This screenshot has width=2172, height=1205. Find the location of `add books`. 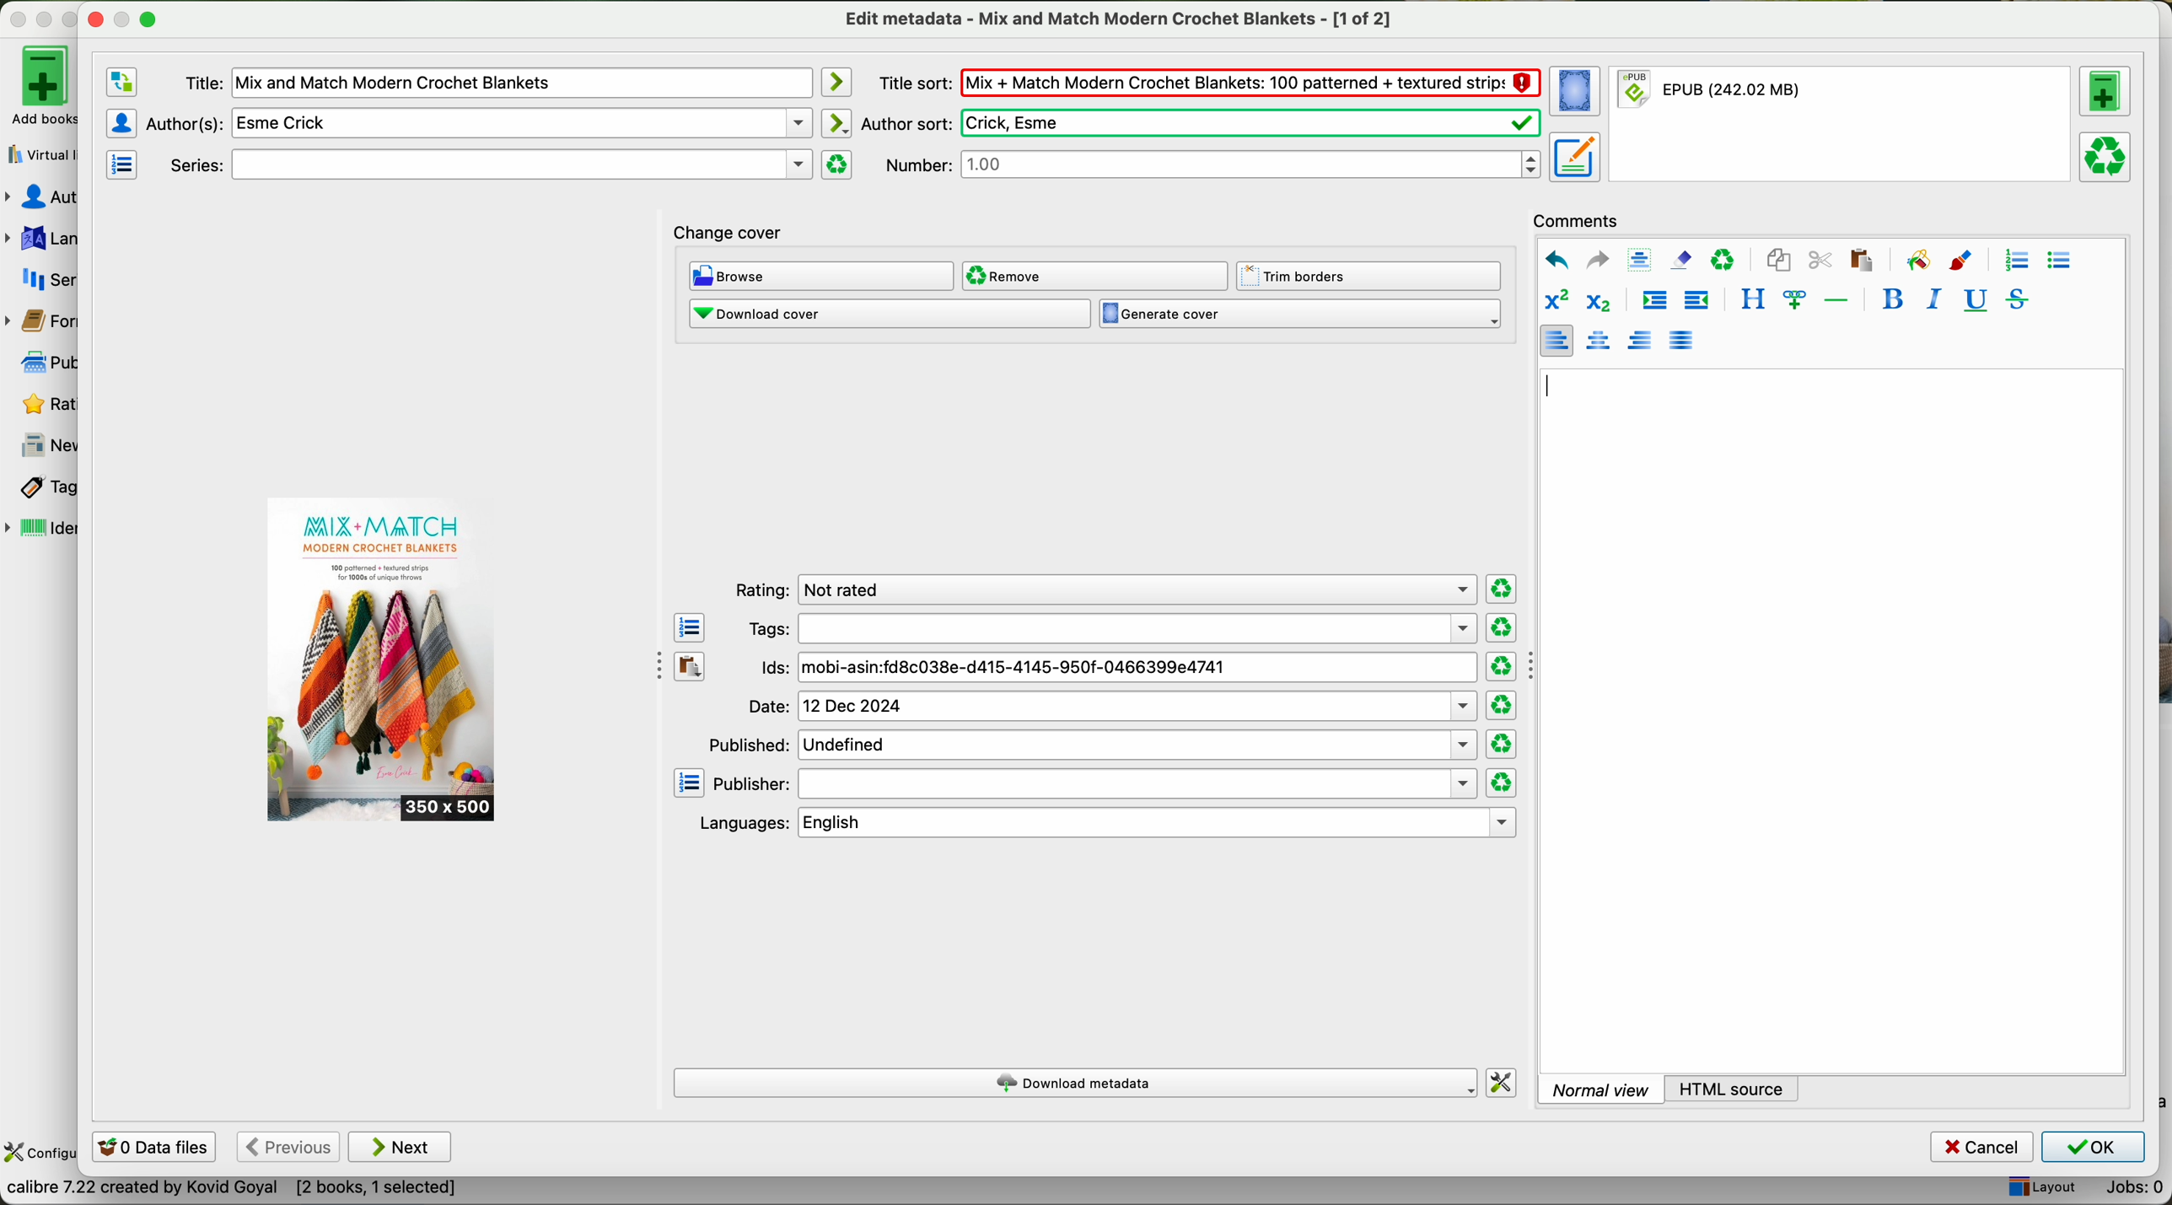

add books is located at coordinates (38, 84).